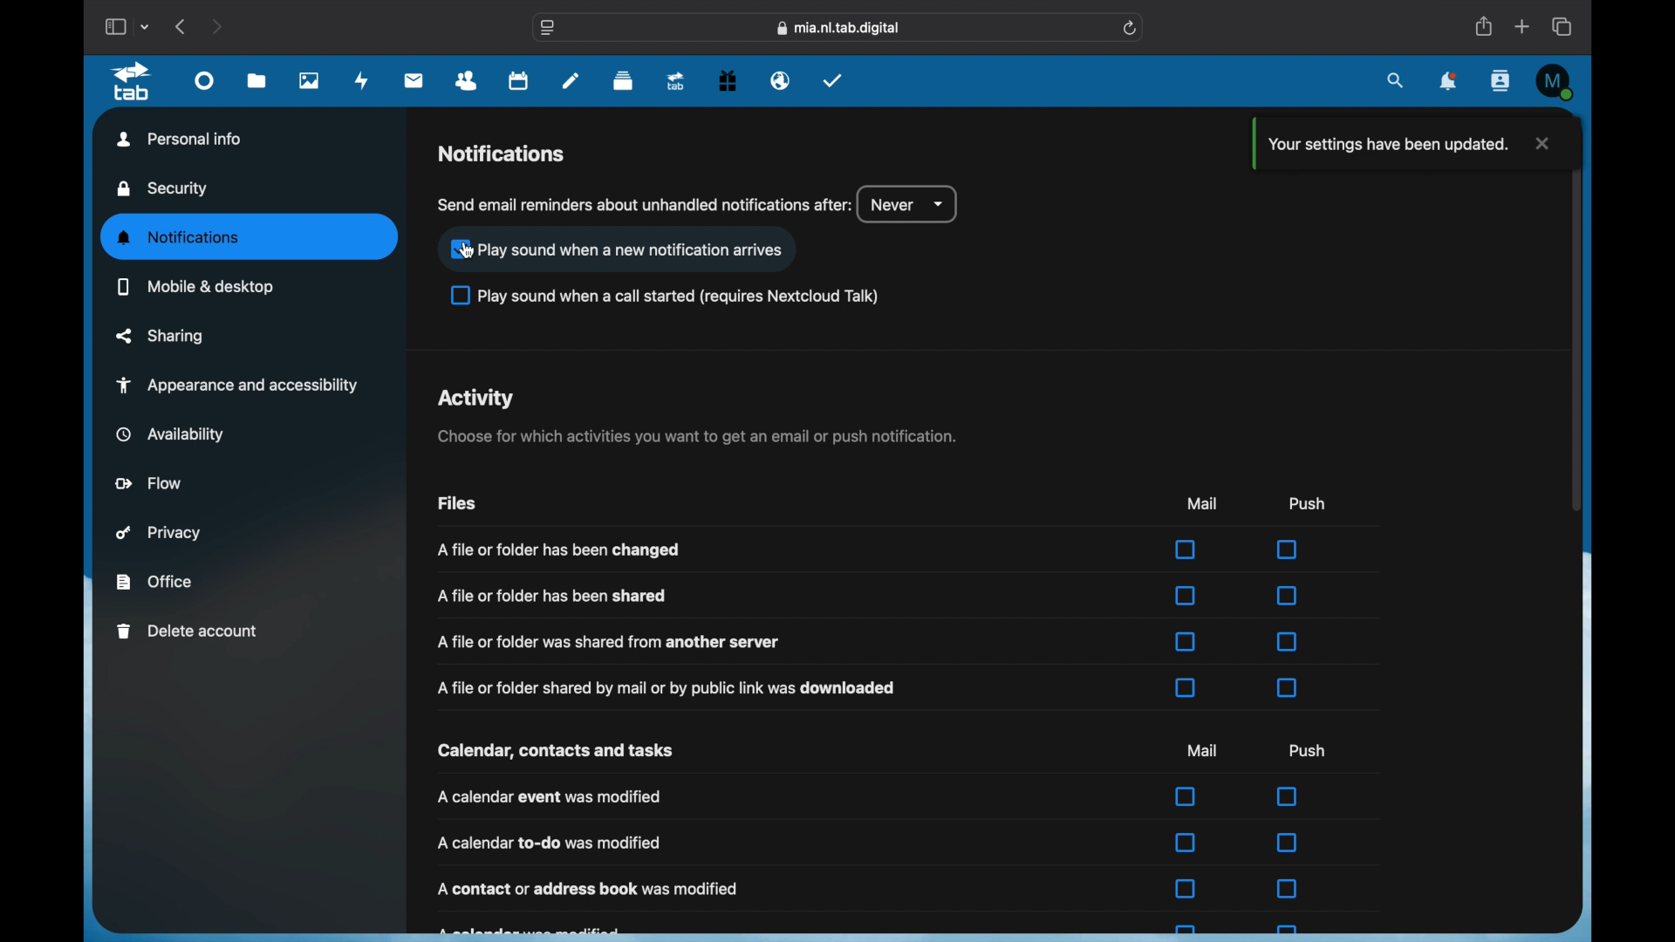 This screenshot has height=942, width=1675. What do you see at coordinates (550, 843) in the screenshot?
I see `a calender to do was magnified` at bounding box center [550, 843].